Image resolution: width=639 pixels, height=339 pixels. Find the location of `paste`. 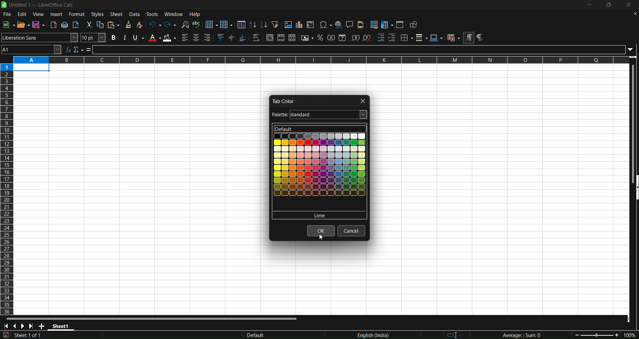

paste is located at coordinates (114, 25).